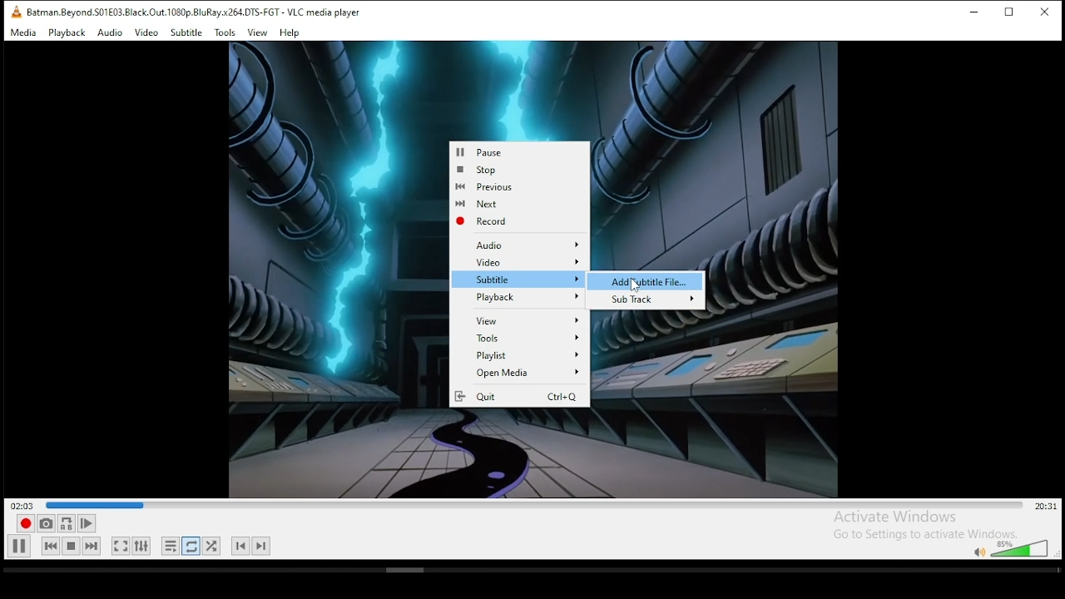 The width and height of the screenshot is (1065, 599). I want to click on Previous, so click(514, 187).